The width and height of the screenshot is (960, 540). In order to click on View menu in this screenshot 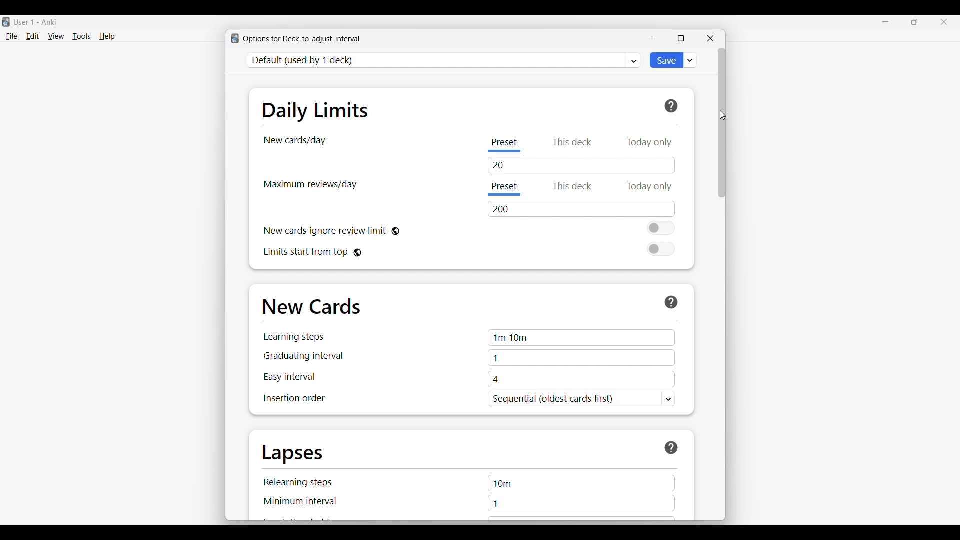, I will do `click(56, 36)`.